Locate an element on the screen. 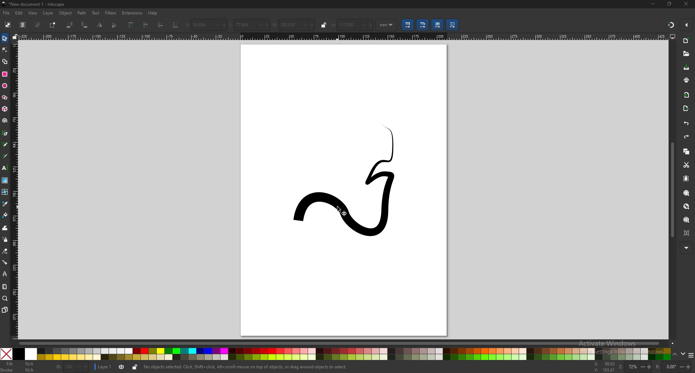  title is located at coordinates (36, 4).